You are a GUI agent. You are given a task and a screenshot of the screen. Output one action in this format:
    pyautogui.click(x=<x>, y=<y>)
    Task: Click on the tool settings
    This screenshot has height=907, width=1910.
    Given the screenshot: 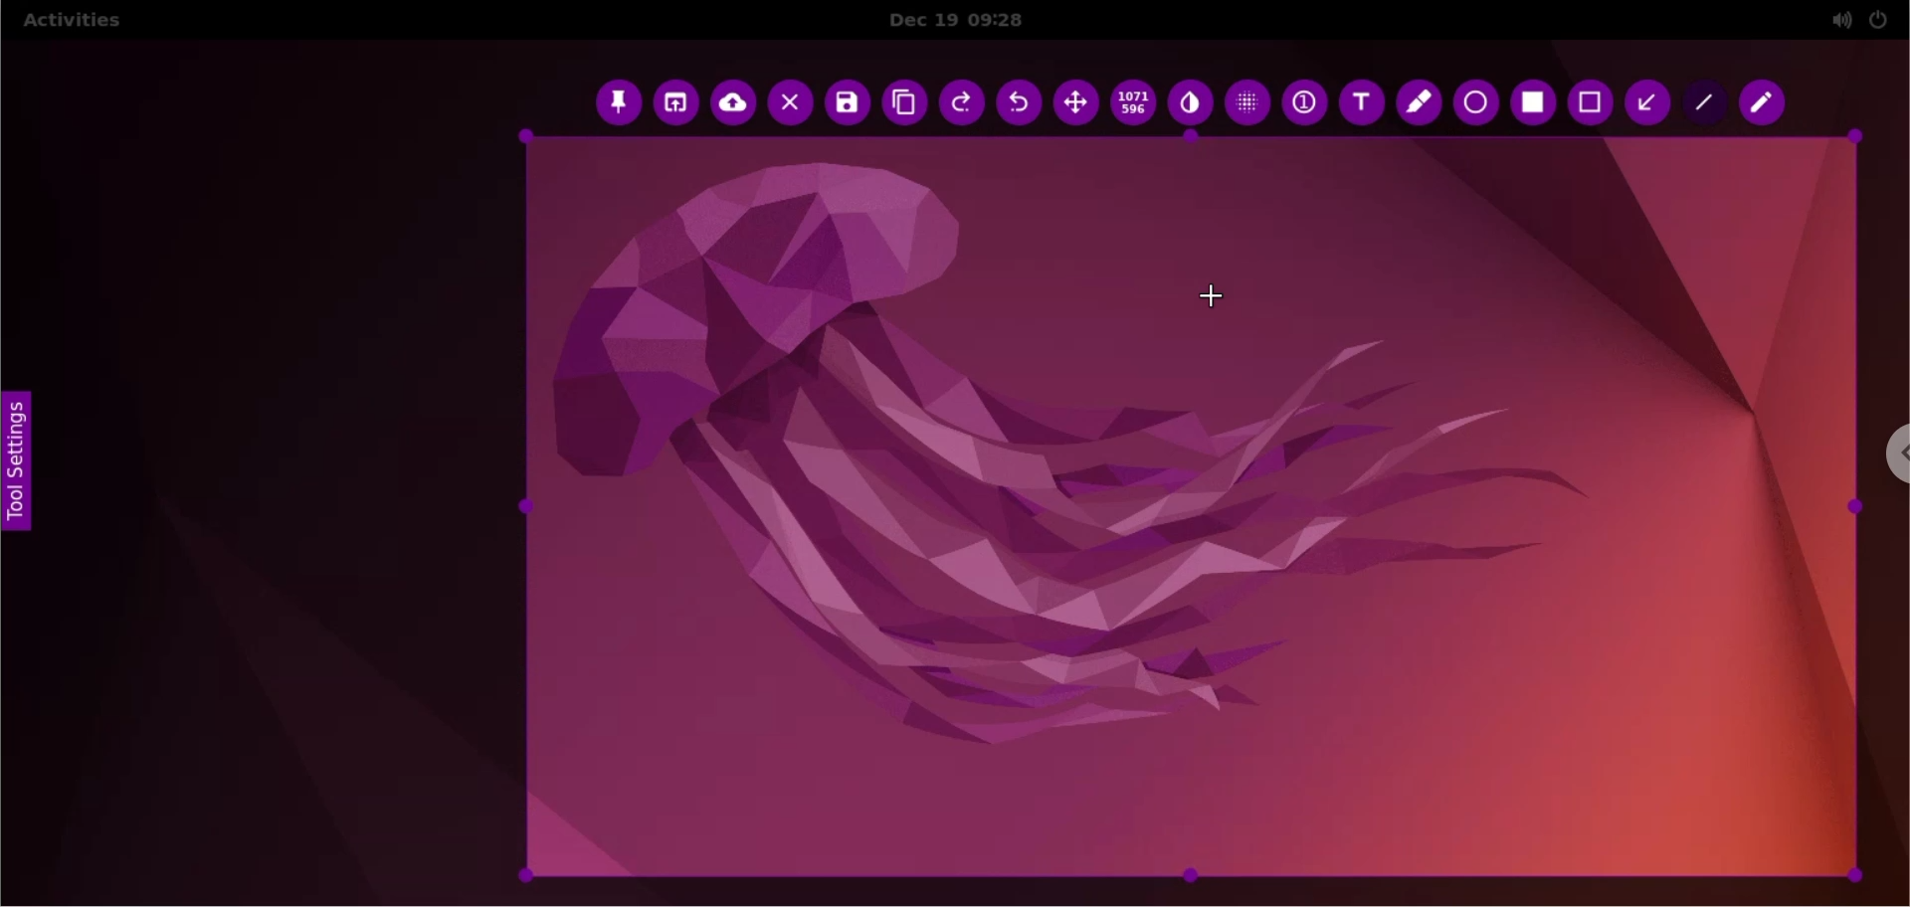 What is the action you would take?
    pyautogui.click(x=23, y=467)
    